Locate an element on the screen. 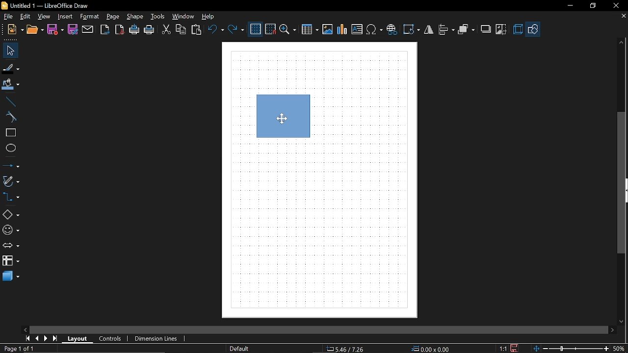 This screenshot has width=628, height=353. Curve is located at coordinates (9, 118).